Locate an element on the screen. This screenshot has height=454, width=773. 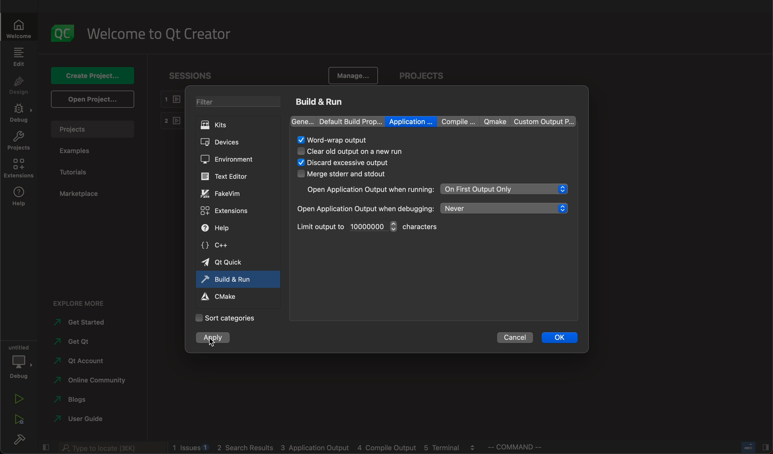
create is located at coordinates (90, 75).